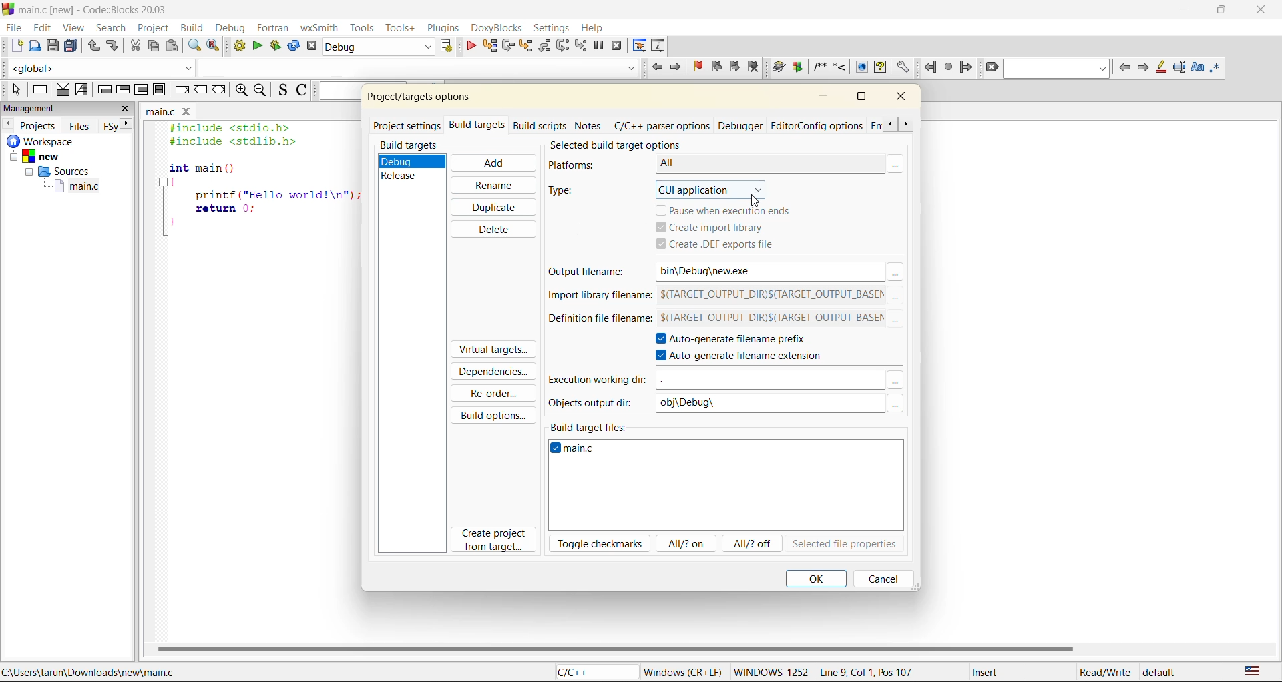 The height and width of the screenshot is (682, 1282). What do you see at coordinates (1262, 13) in the screenshot?
I see `close` at bounding box center [1262, 13].